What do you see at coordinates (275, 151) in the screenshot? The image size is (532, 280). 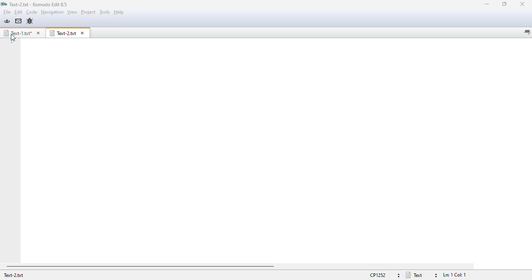 I see `editor/workspace` at bounding box center [275, 151].